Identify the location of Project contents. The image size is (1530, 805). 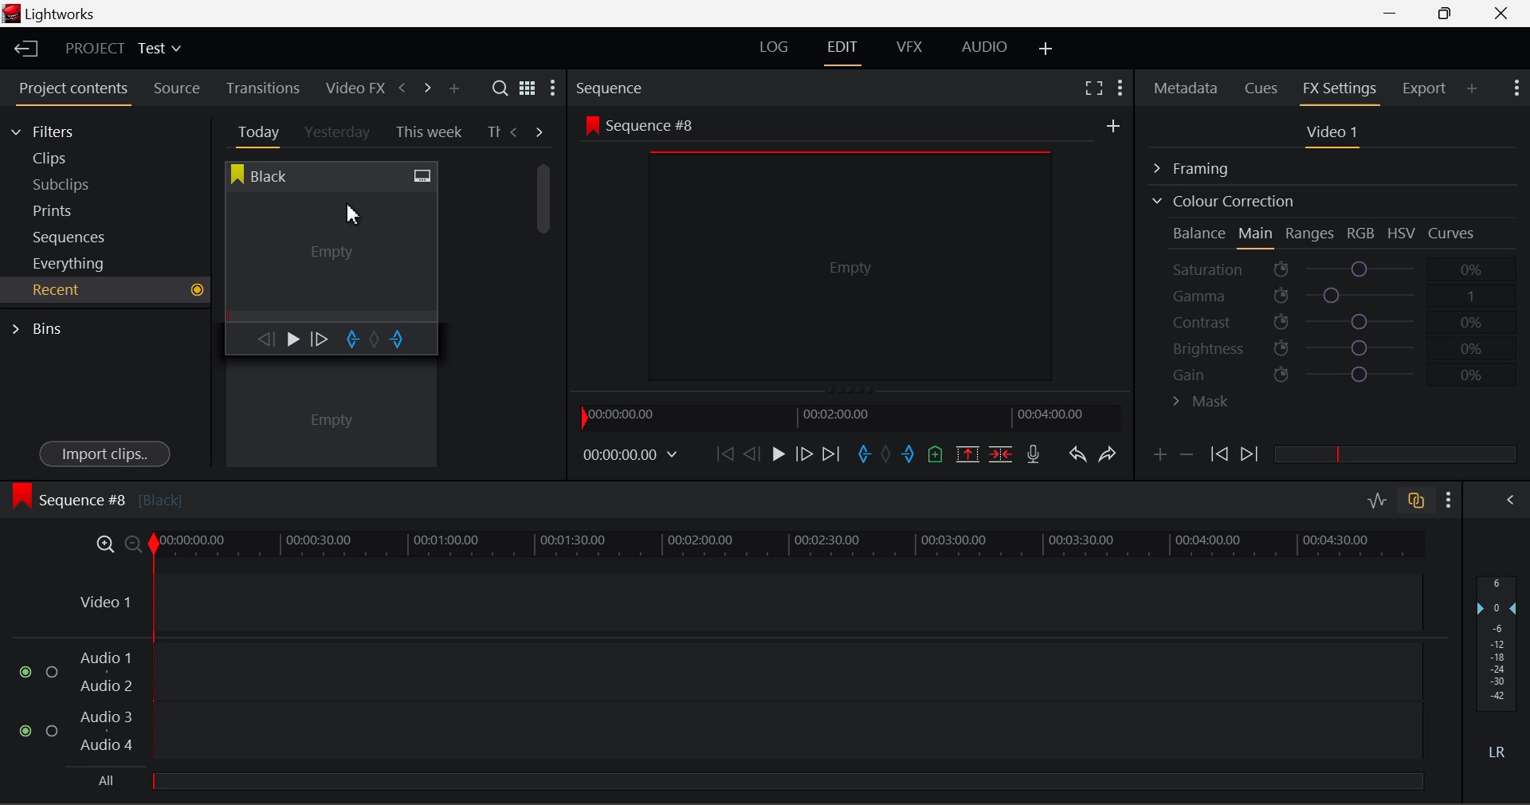
(73, 92).